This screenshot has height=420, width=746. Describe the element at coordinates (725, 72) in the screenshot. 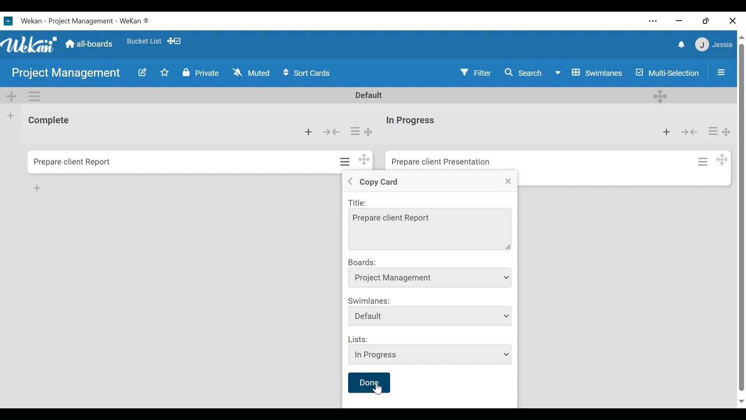

I see `Sidebar` at that location.